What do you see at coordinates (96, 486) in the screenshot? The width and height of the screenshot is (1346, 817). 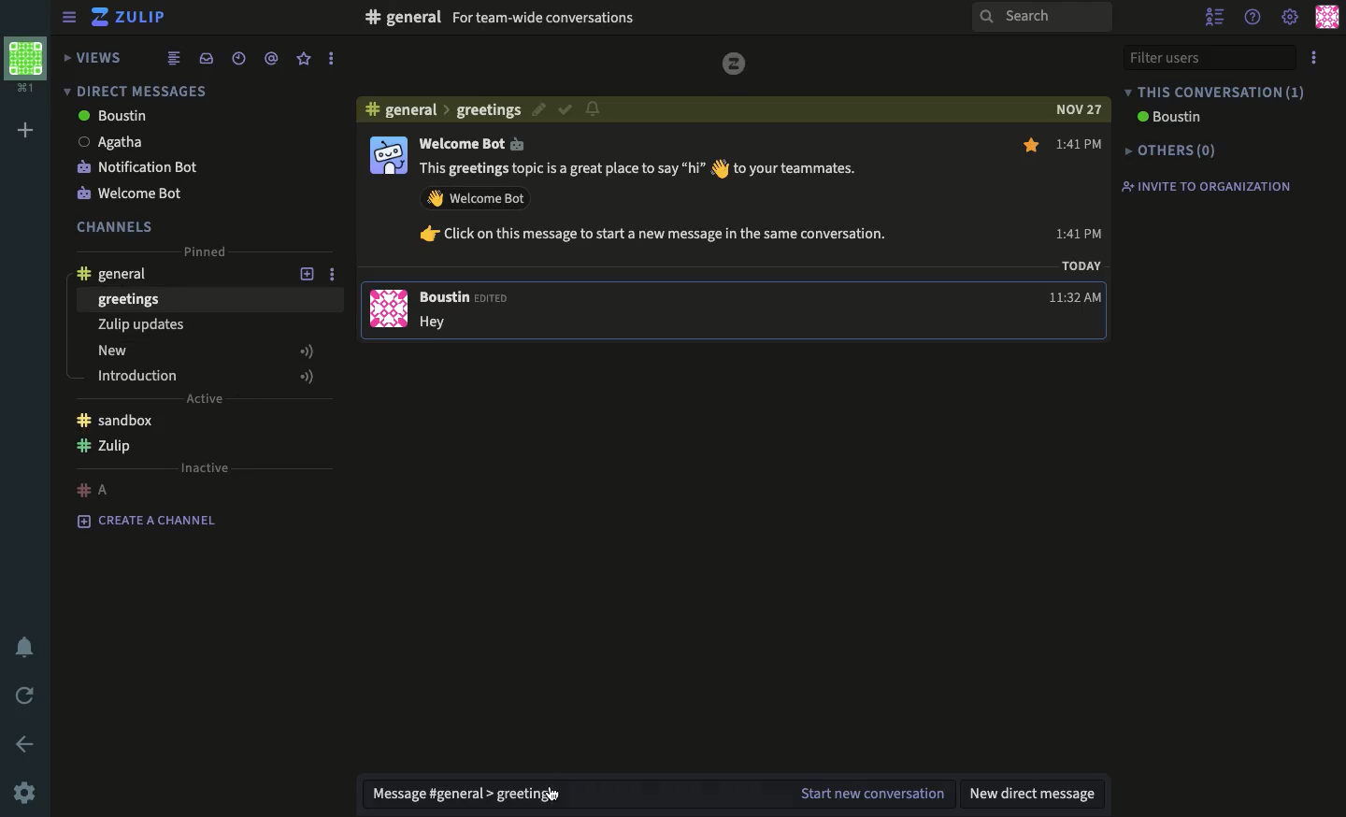 I see `#A` at bounding box center [96, 486].